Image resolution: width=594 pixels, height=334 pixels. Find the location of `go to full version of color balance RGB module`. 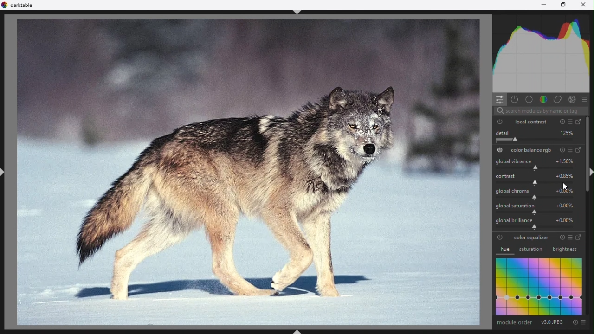

go to full version of color balance RGB module is located at coordinates (580, 150).